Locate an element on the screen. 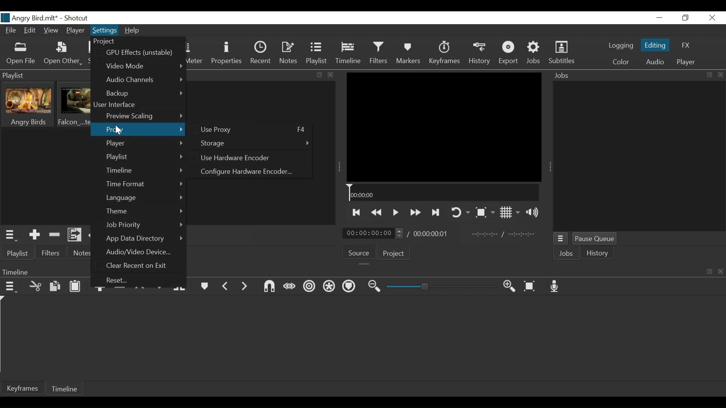 The height and width of the screenshot is (408, 726). Editing is located at coordinates (655, 45).